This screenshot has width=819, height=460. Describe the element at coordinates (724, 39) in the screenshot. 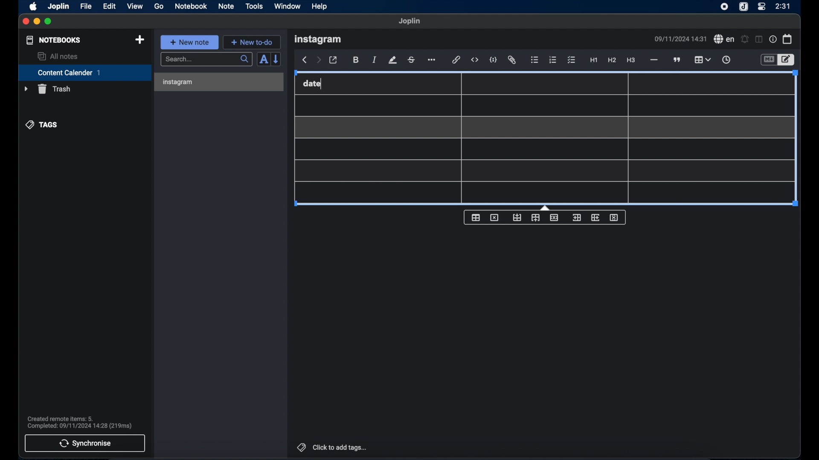

I see `spell check` at that location.